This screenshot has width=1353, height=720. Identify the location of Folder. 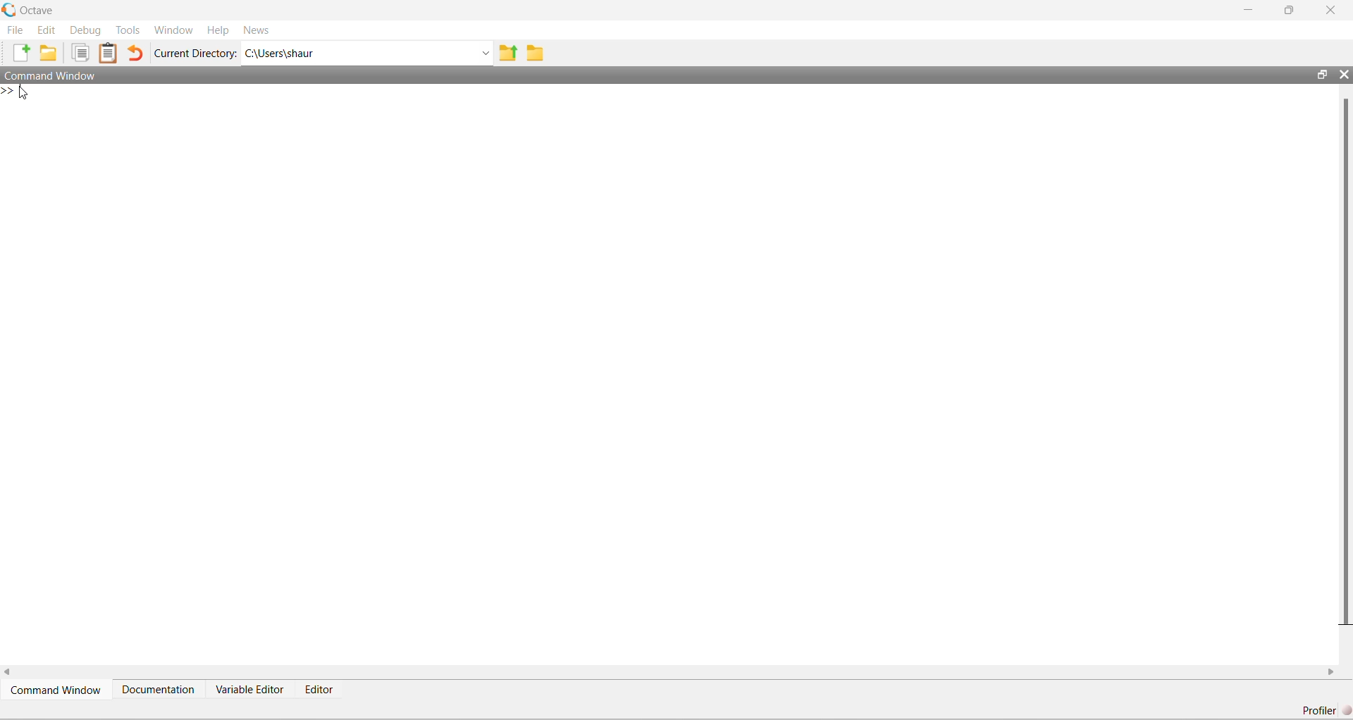
(536, 53).